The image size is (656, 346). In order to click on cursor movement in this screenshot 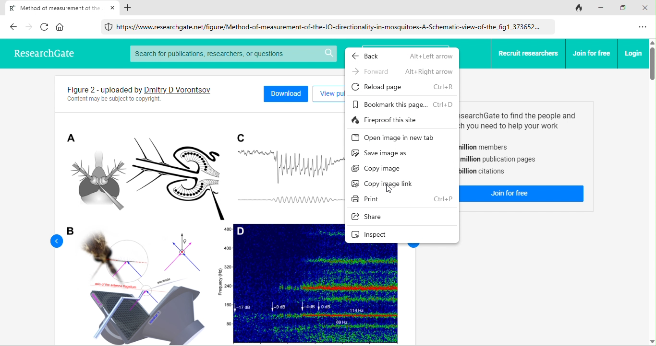, I will do `click(388, 188)`.